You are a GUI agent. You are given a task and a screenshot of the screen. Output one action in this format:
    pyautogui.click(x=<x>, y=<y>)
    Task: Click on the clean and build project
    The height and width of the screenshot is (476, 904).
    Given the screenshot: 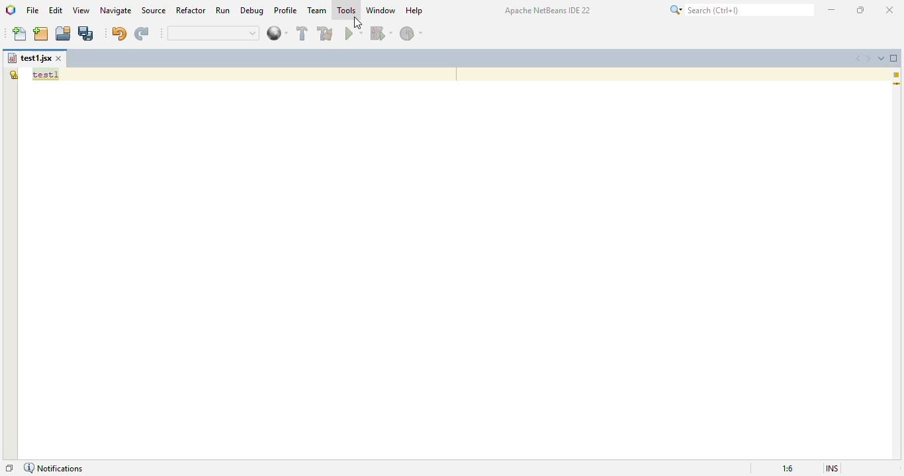 What is the action you would take?
    pyautogui.click(x=325, y=33)
    